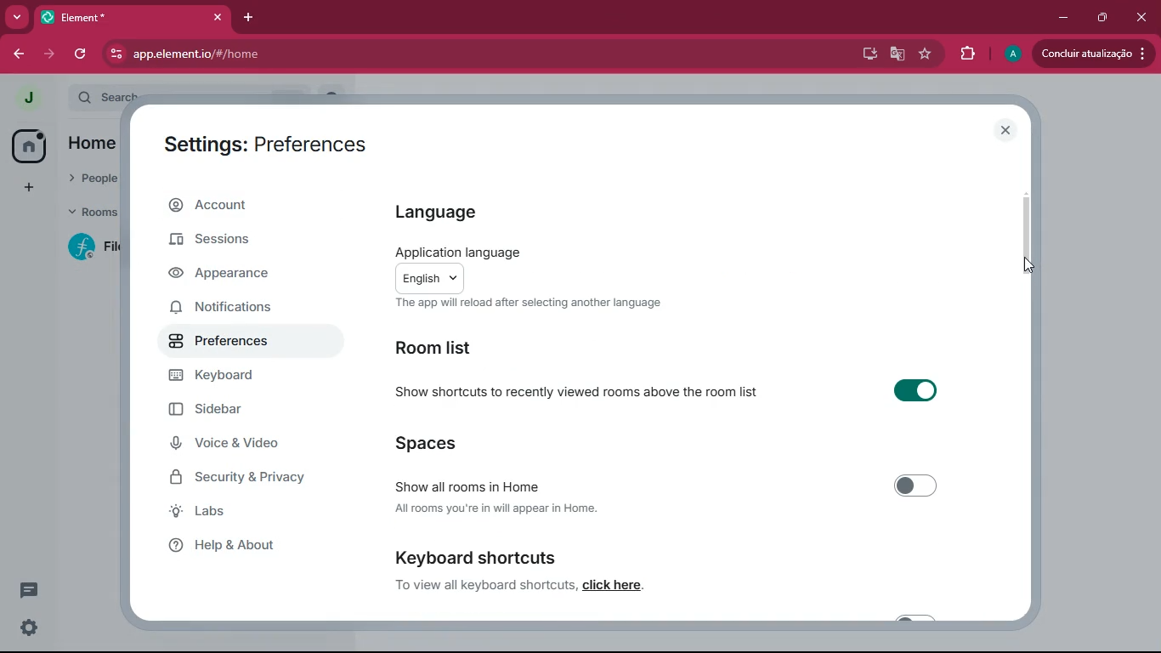 This screenshot has height=653, width=1161. I want to click on settings : preferences, so click(276, 143).